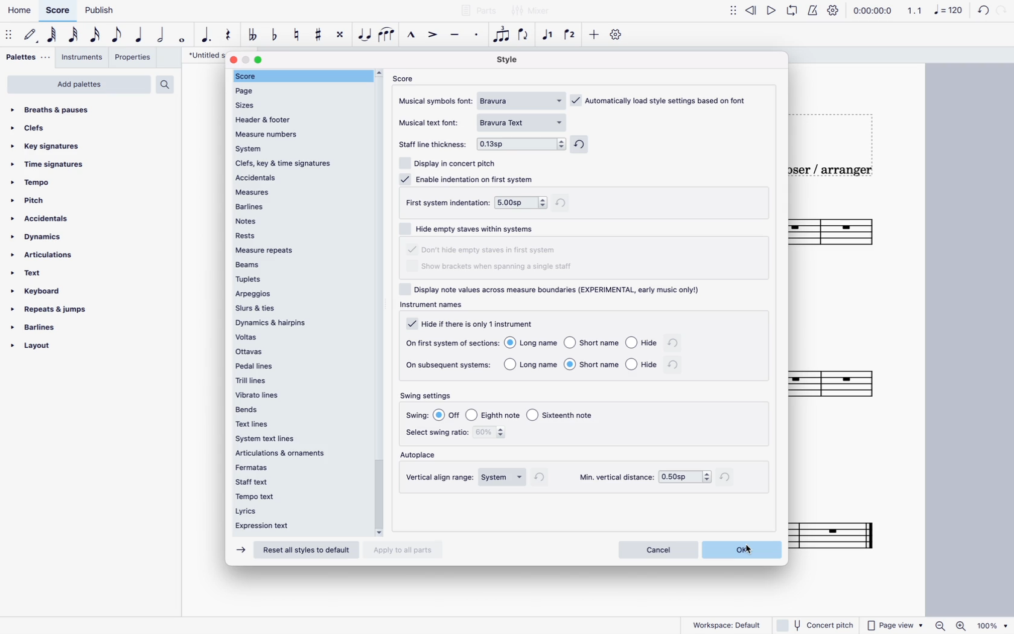 This screenshot has width=1014, height=634. Describe the element at coordinates (512, 60) in the screenshot. I see `style` at that location.